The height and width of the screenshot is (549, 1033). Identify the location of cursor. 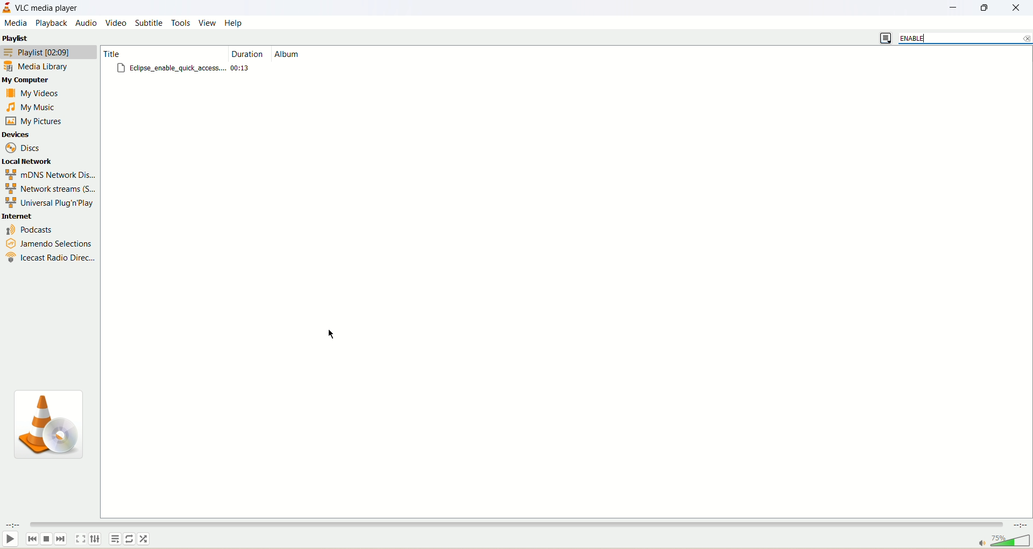
(332, 334).